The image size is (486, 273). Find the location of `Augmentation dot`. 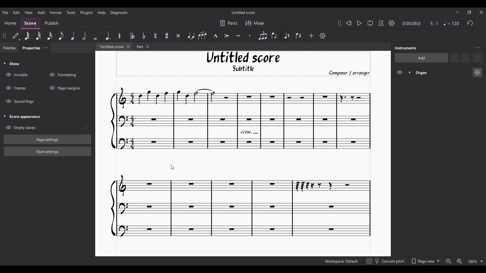

Augmentation dot is located at coordinates (107, 35).